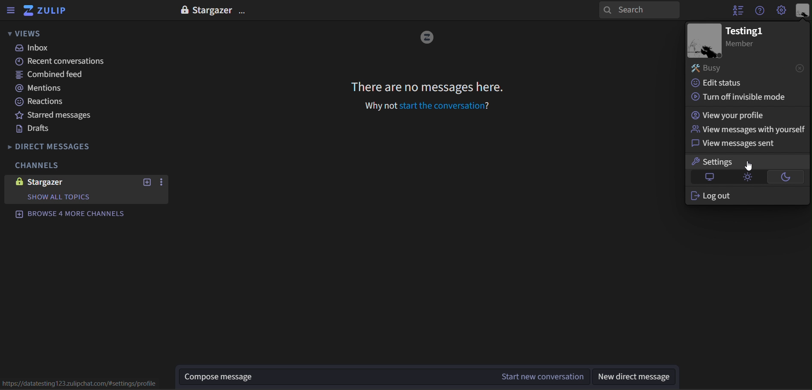 The width and height of the screenshot is (812, 390). Describe the element at coordinates (710, 69) in the screenshot. I see `busy` at that location.